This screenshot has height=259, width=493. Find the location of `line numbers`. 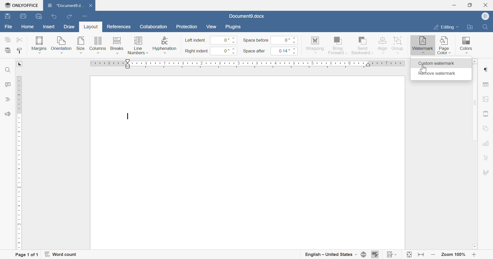

line numbers is located at coordinates (138, 47).